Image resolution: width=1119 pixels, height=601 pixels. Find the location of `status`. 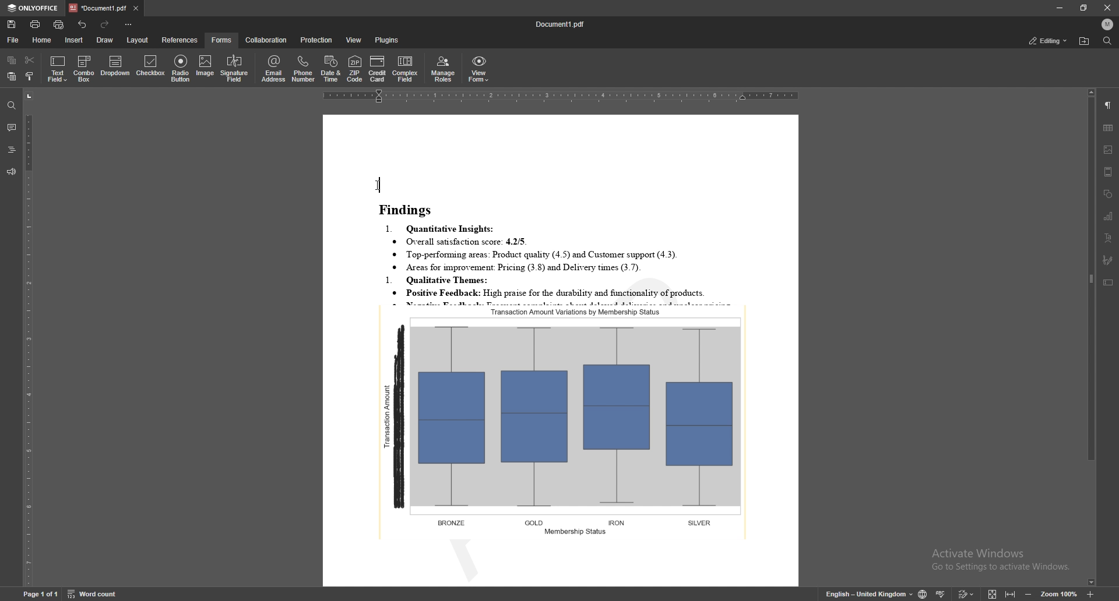

status is located at coordinates (1048, 41).